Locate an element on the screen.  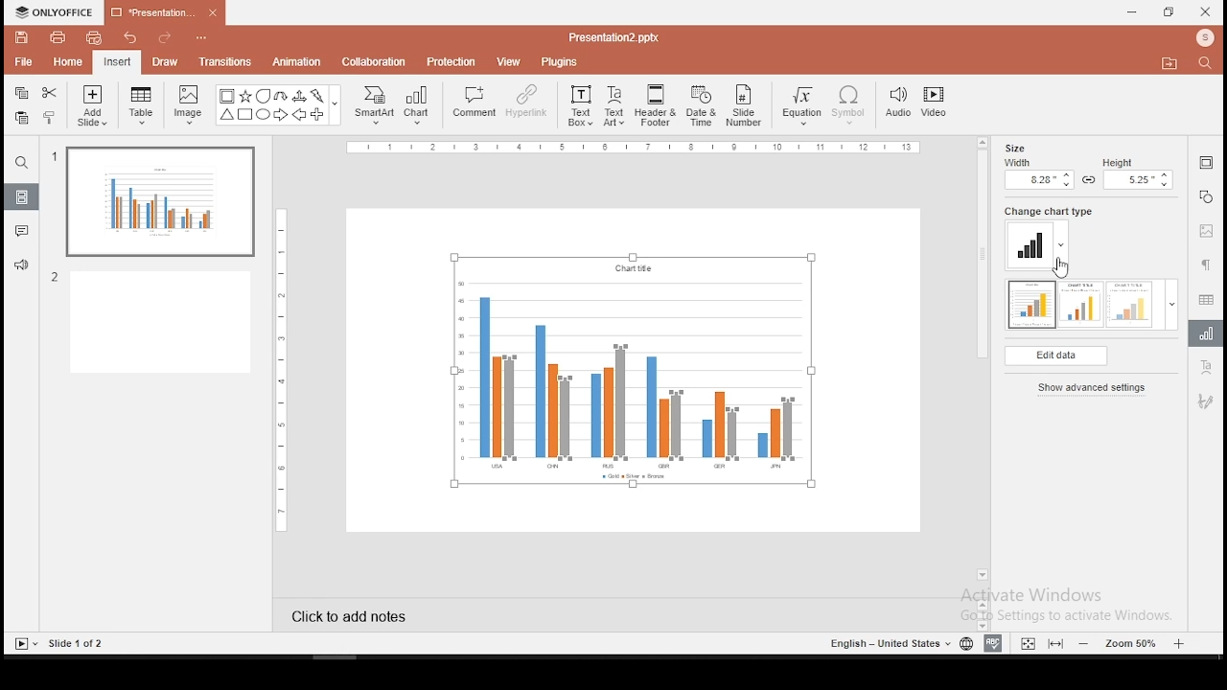
support and feedback is located at coordinates (21, 267).